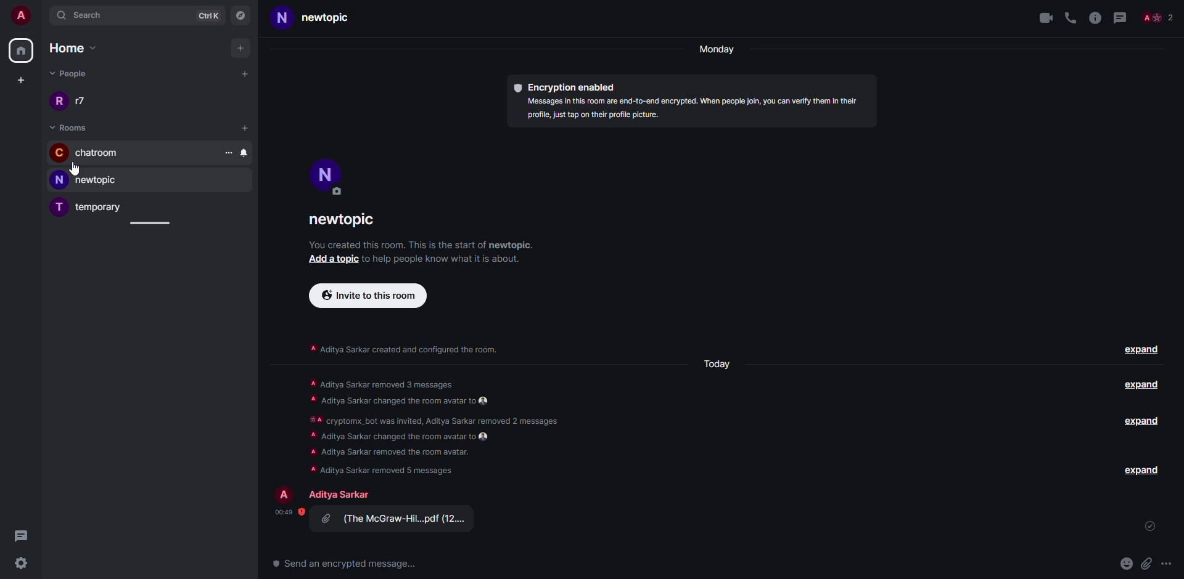  What do you see at coordinates (450, 261) in the screenshot?
I see `info` at bounding box center [450, 261].